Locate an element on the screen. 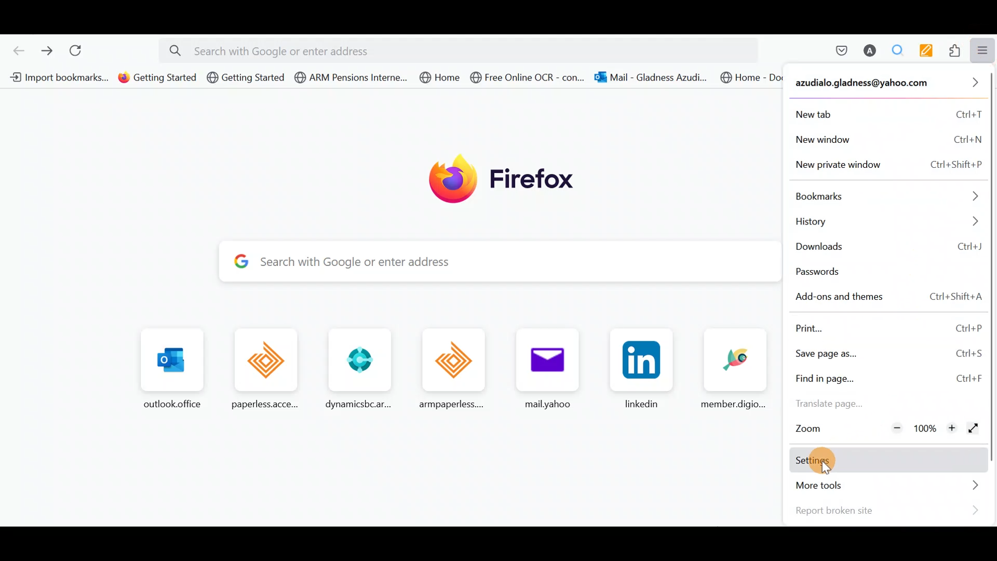  More tools is located at coordinates (886, 483).